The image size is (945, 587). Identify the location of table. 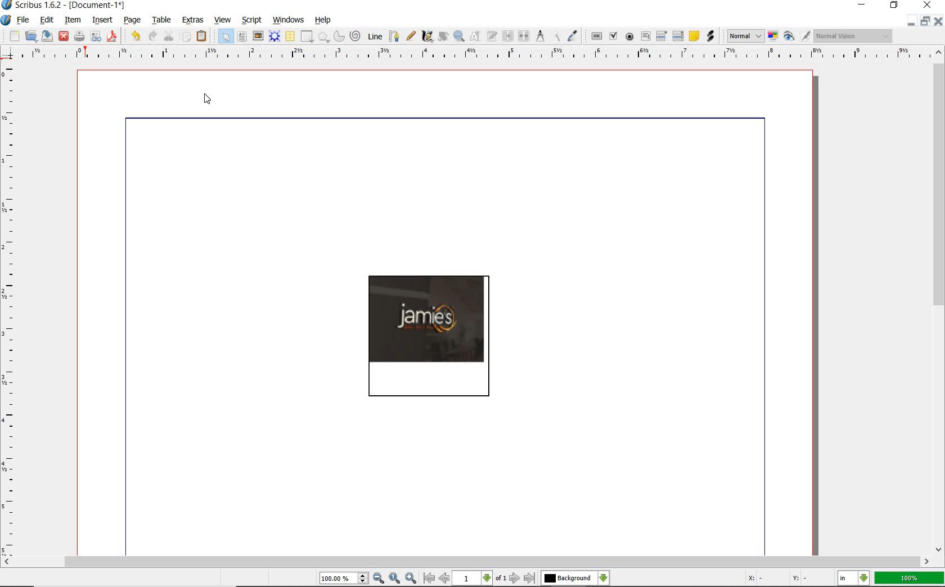
(291, 37).